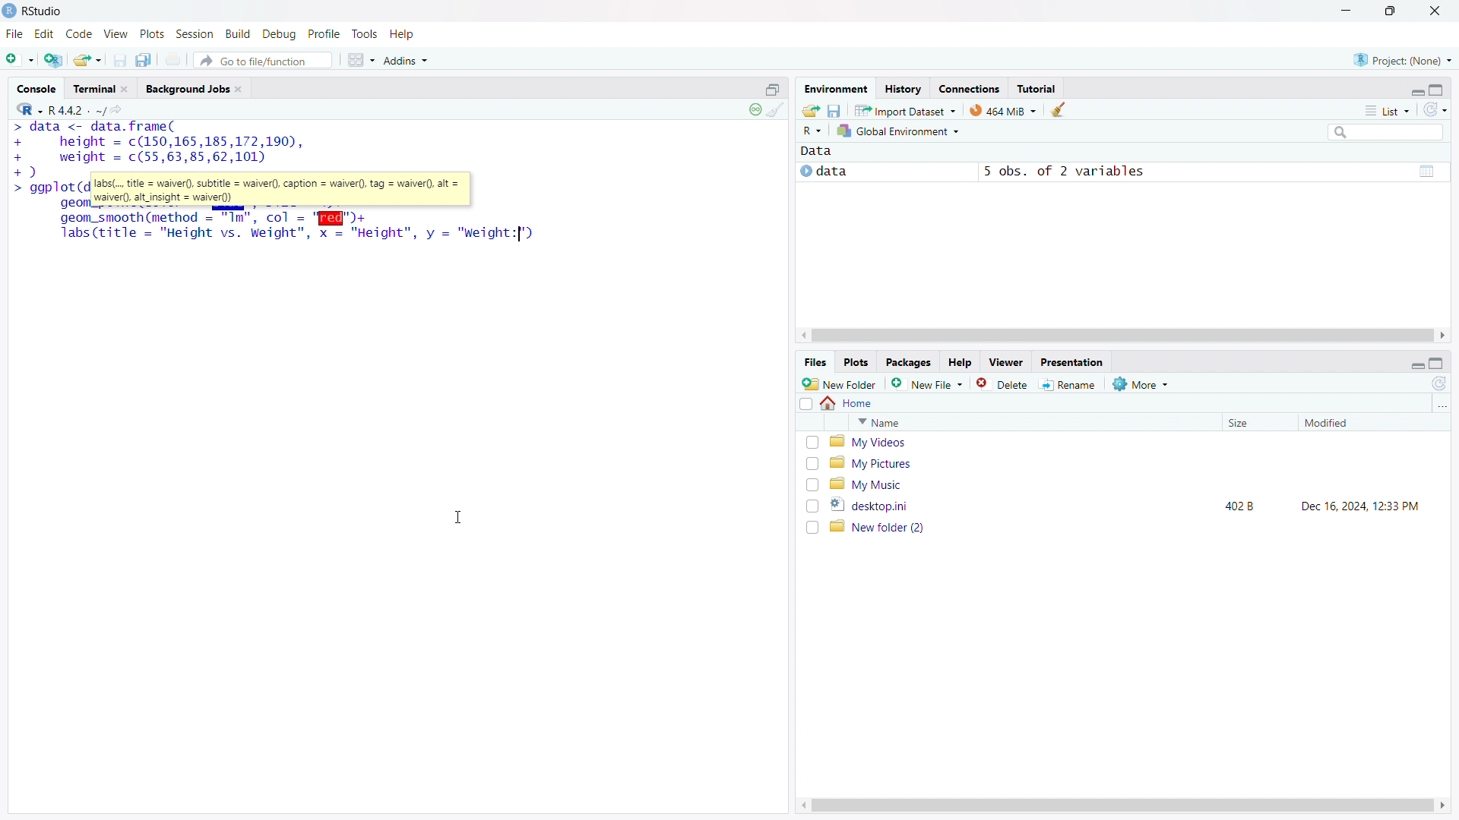  Describe the element at coordinates (773, 88) in the screenshot. I see `open new console` at that location.